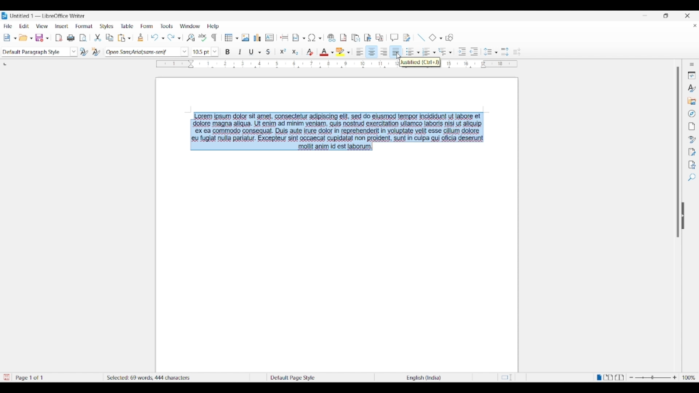 This screenshot has height=393, width=699. Describe the element at coordinates (631, 377) in the screenshot. I see `Zoom out` at that location.